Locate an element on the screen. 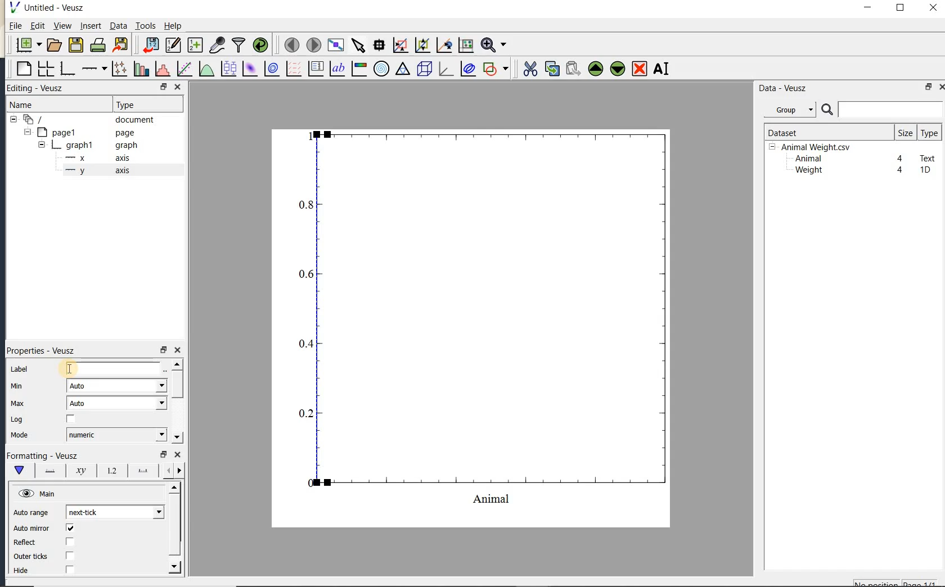 This screenshot has width=945, height=587. Tools is located at coordinates (146, 25).